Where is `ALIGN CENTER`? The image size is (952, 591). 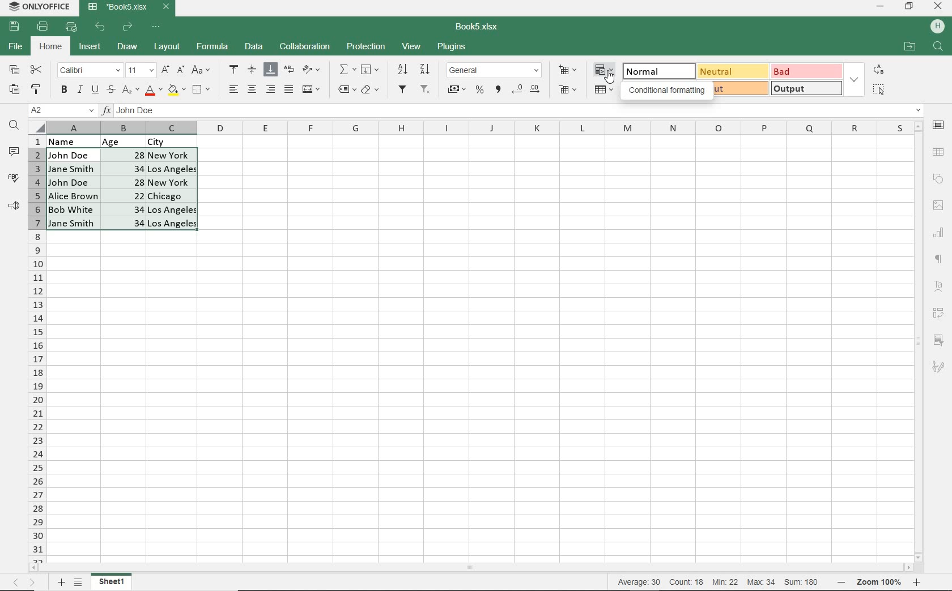
ALIGN CENTER is located at coordinates (251, 90).